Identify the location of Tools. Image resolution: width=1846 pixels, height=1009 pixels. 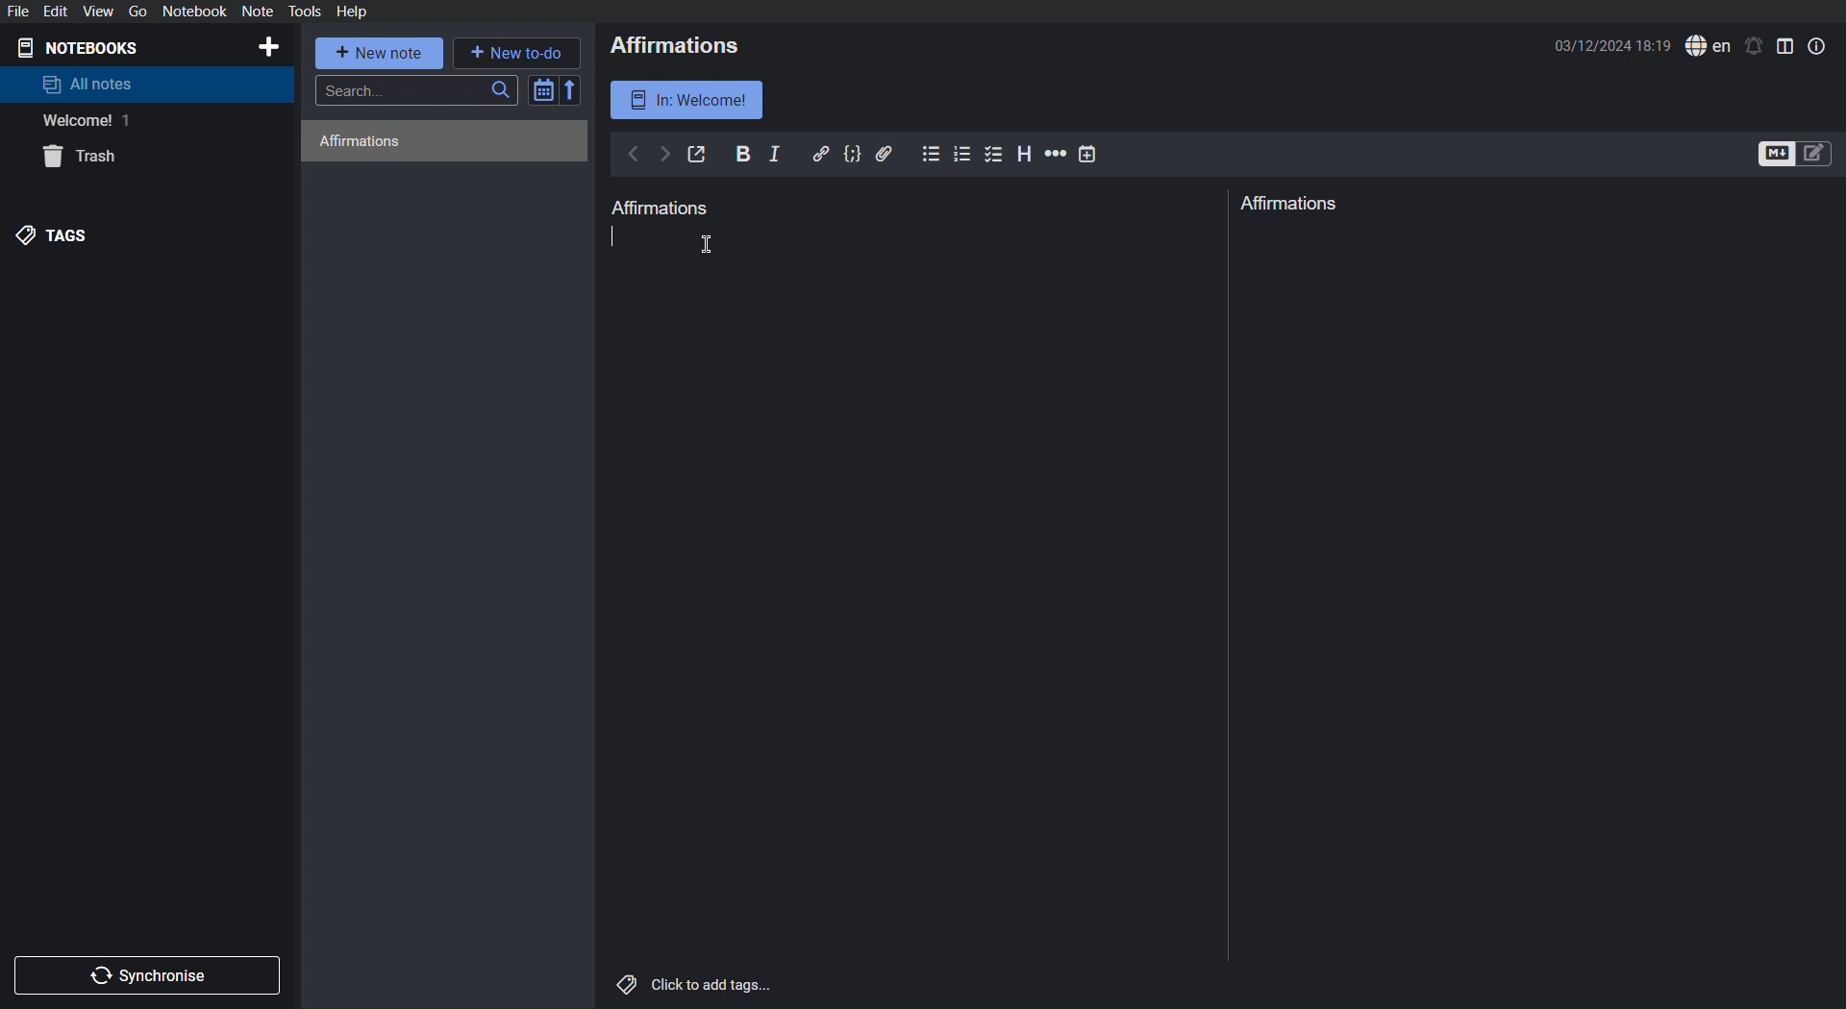
(306, 12).